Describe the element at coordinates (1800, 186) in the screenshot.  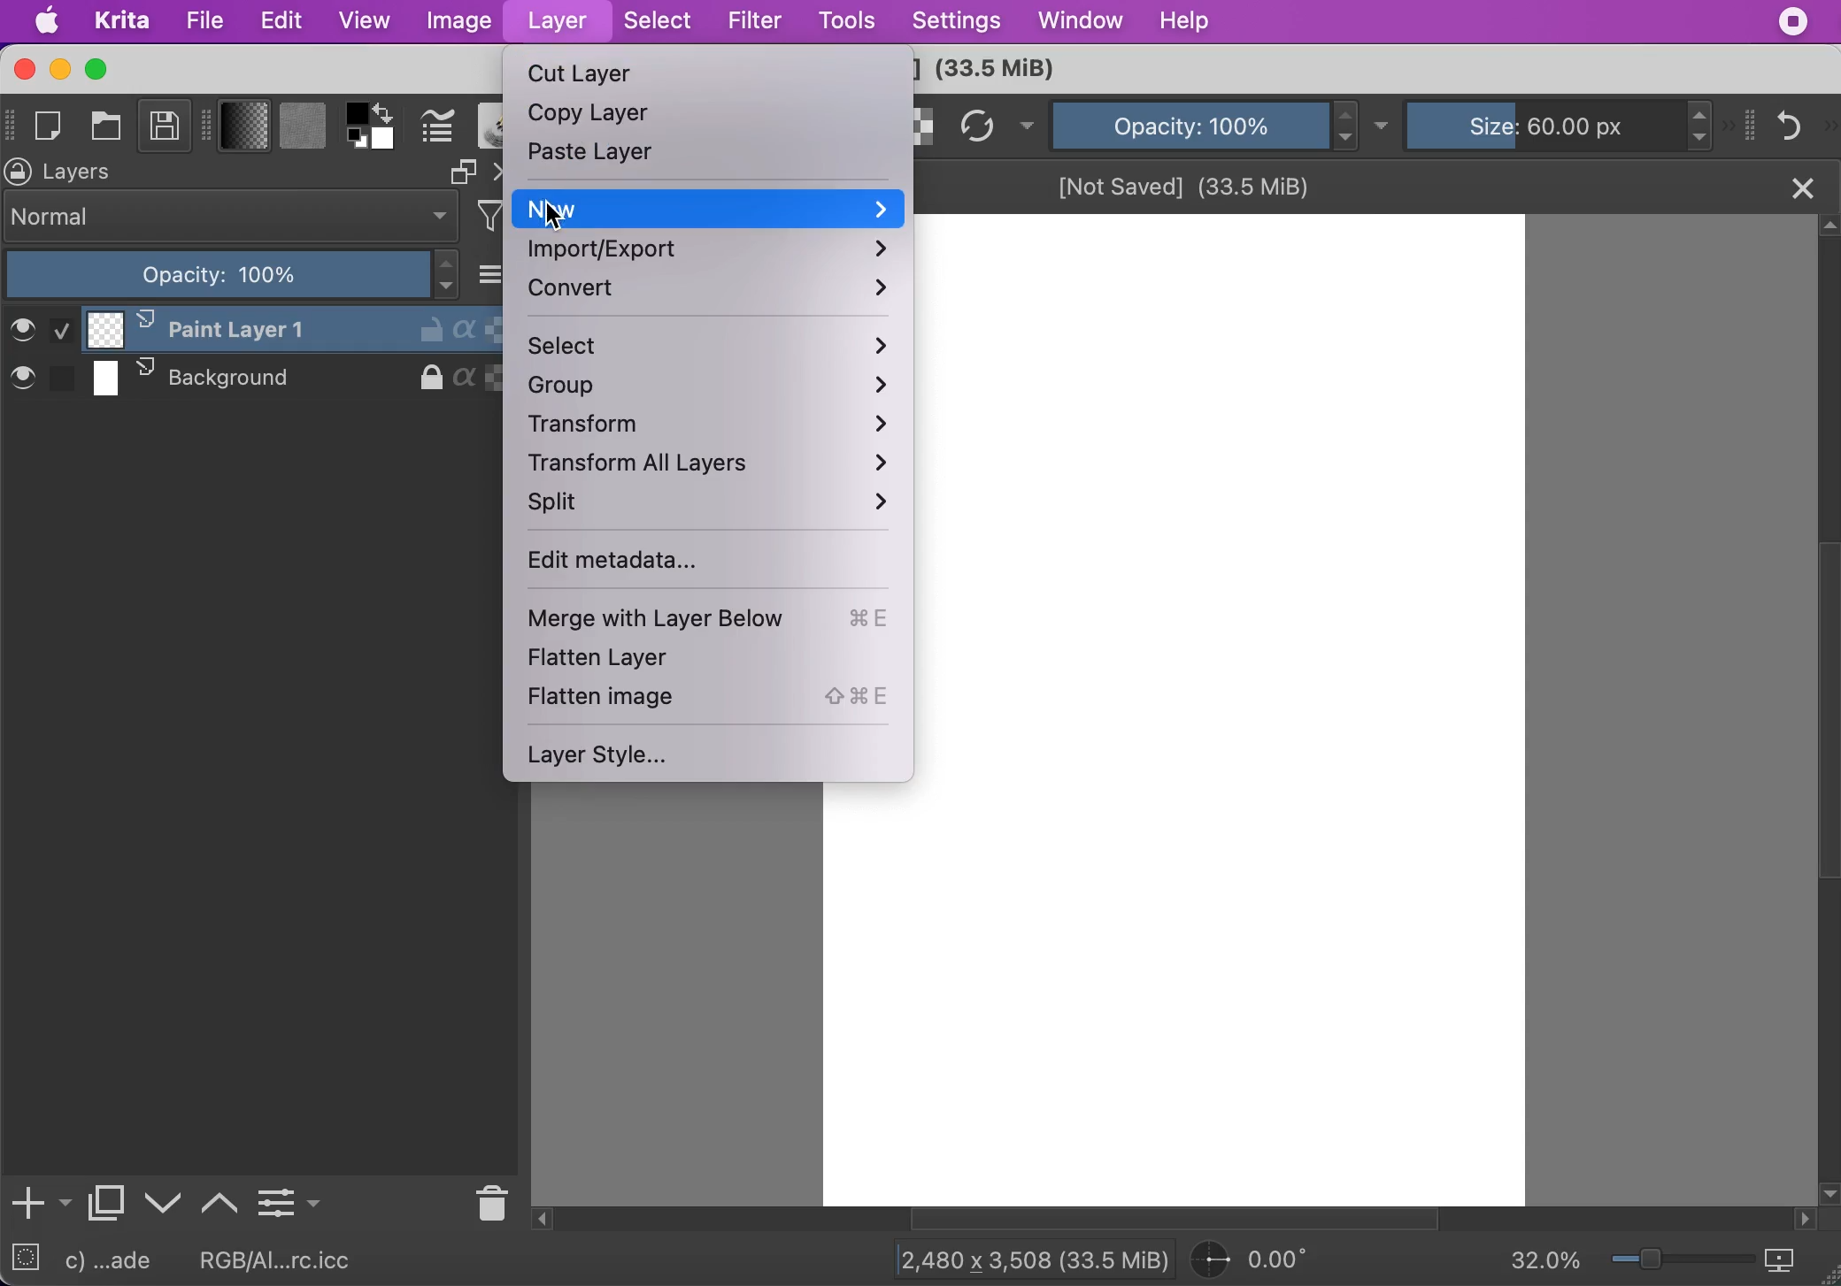
I see `close` at that location.